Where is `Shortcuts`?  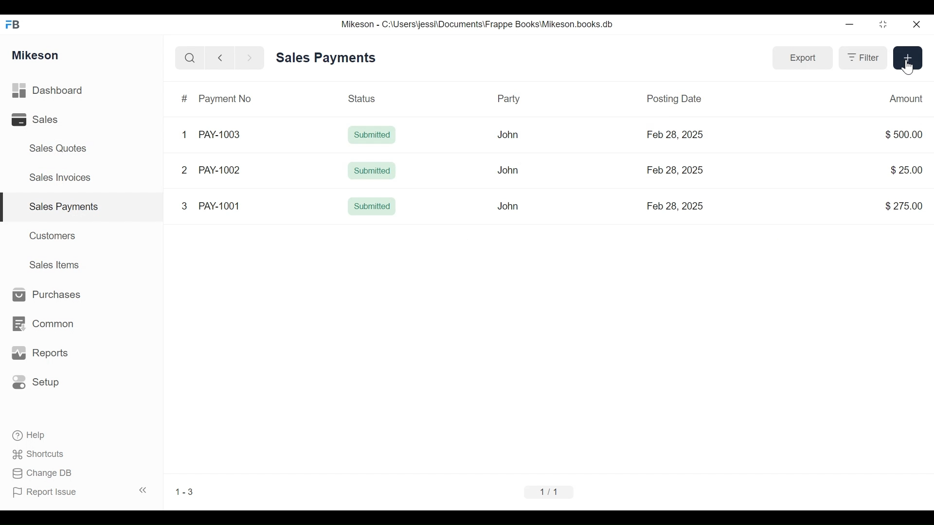
Shortcuts is located at coordinates (42, 452).